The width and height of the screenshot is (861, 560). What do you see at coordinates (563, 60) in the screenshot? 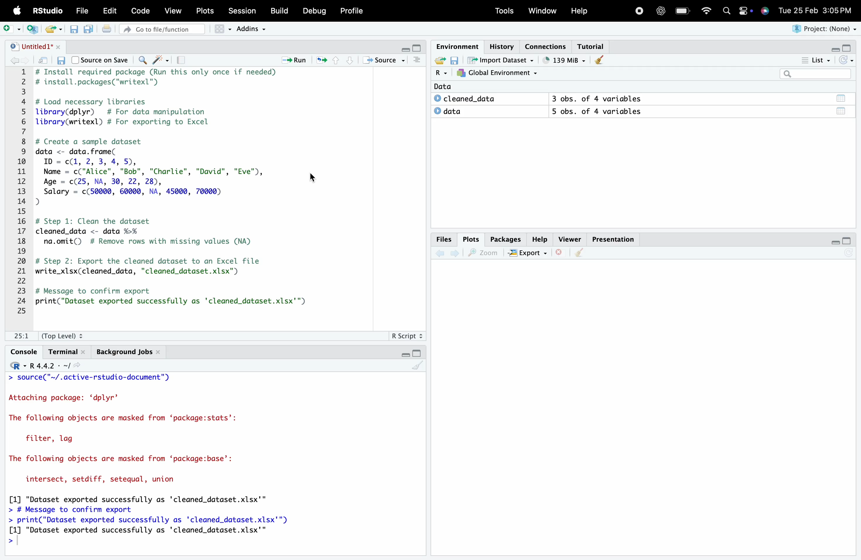
I see `121kib used by R session (Source: Windows System)` at bounding box center [563, 60].